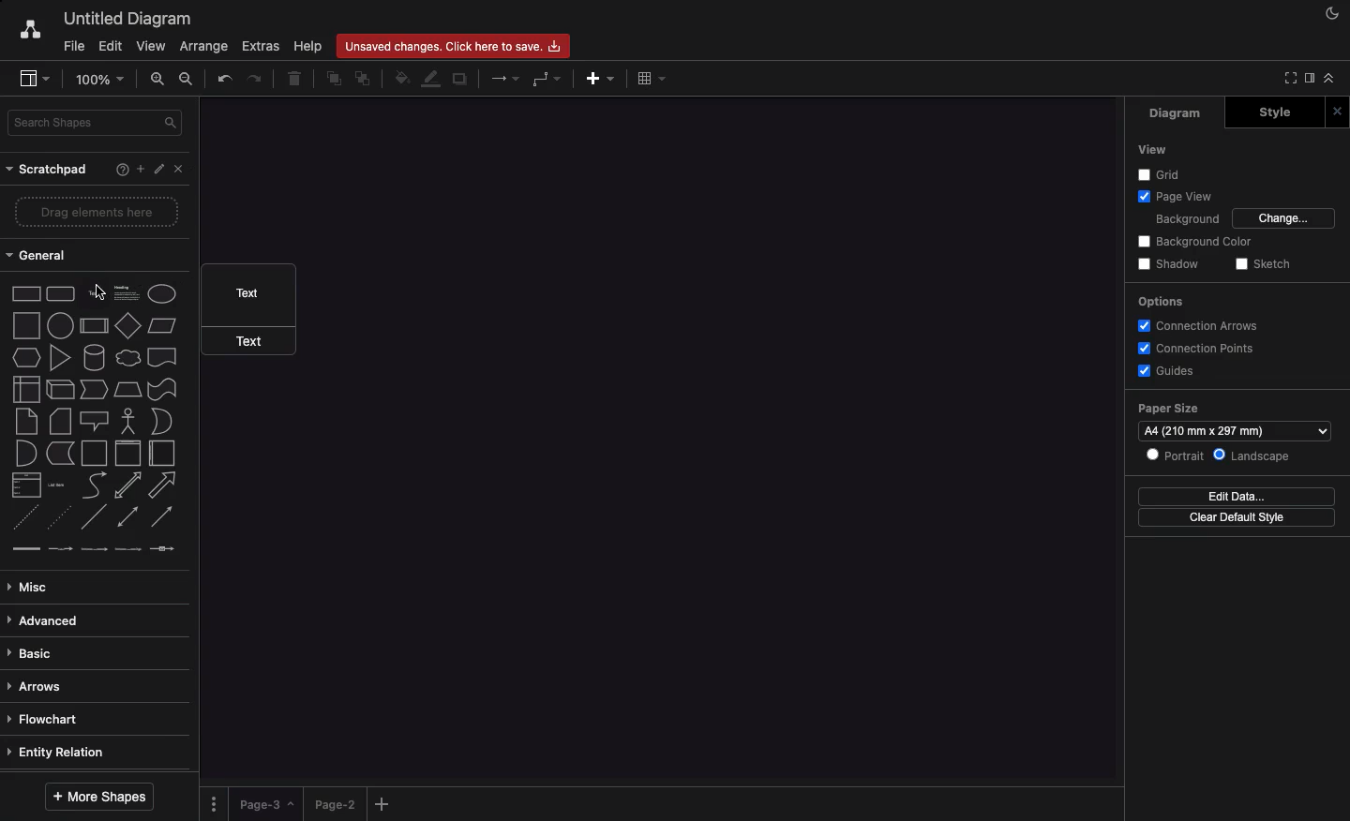  What do you see at coordinates (97, 123) in the screenshot?
I see `Search shapes` at bounding box center [97, 123].